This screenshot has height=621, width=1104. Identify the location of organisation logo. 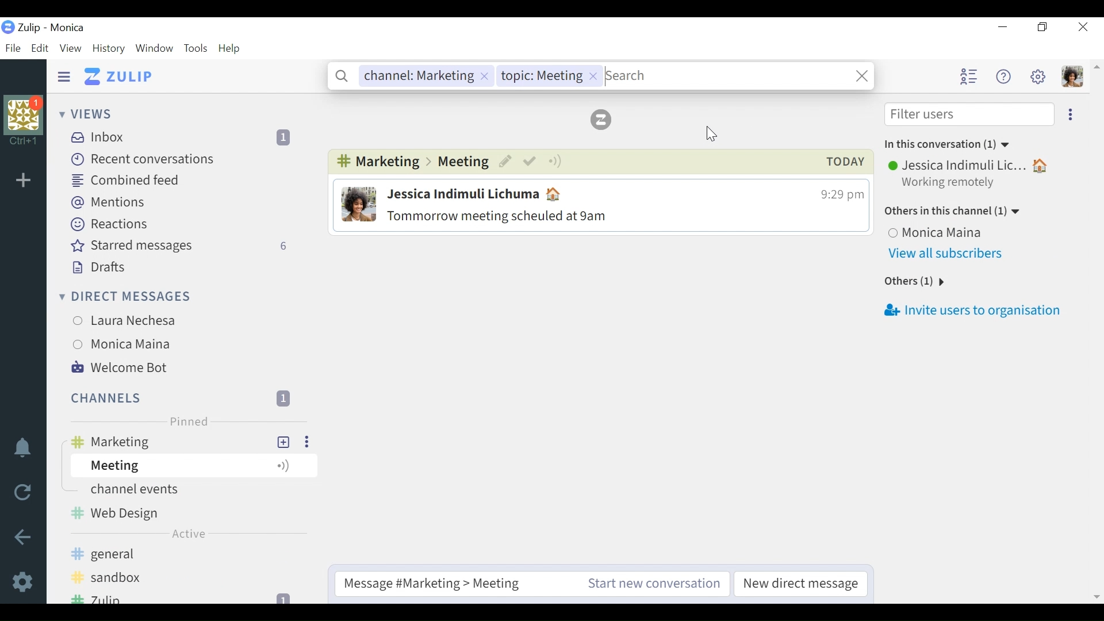
(8, 28).